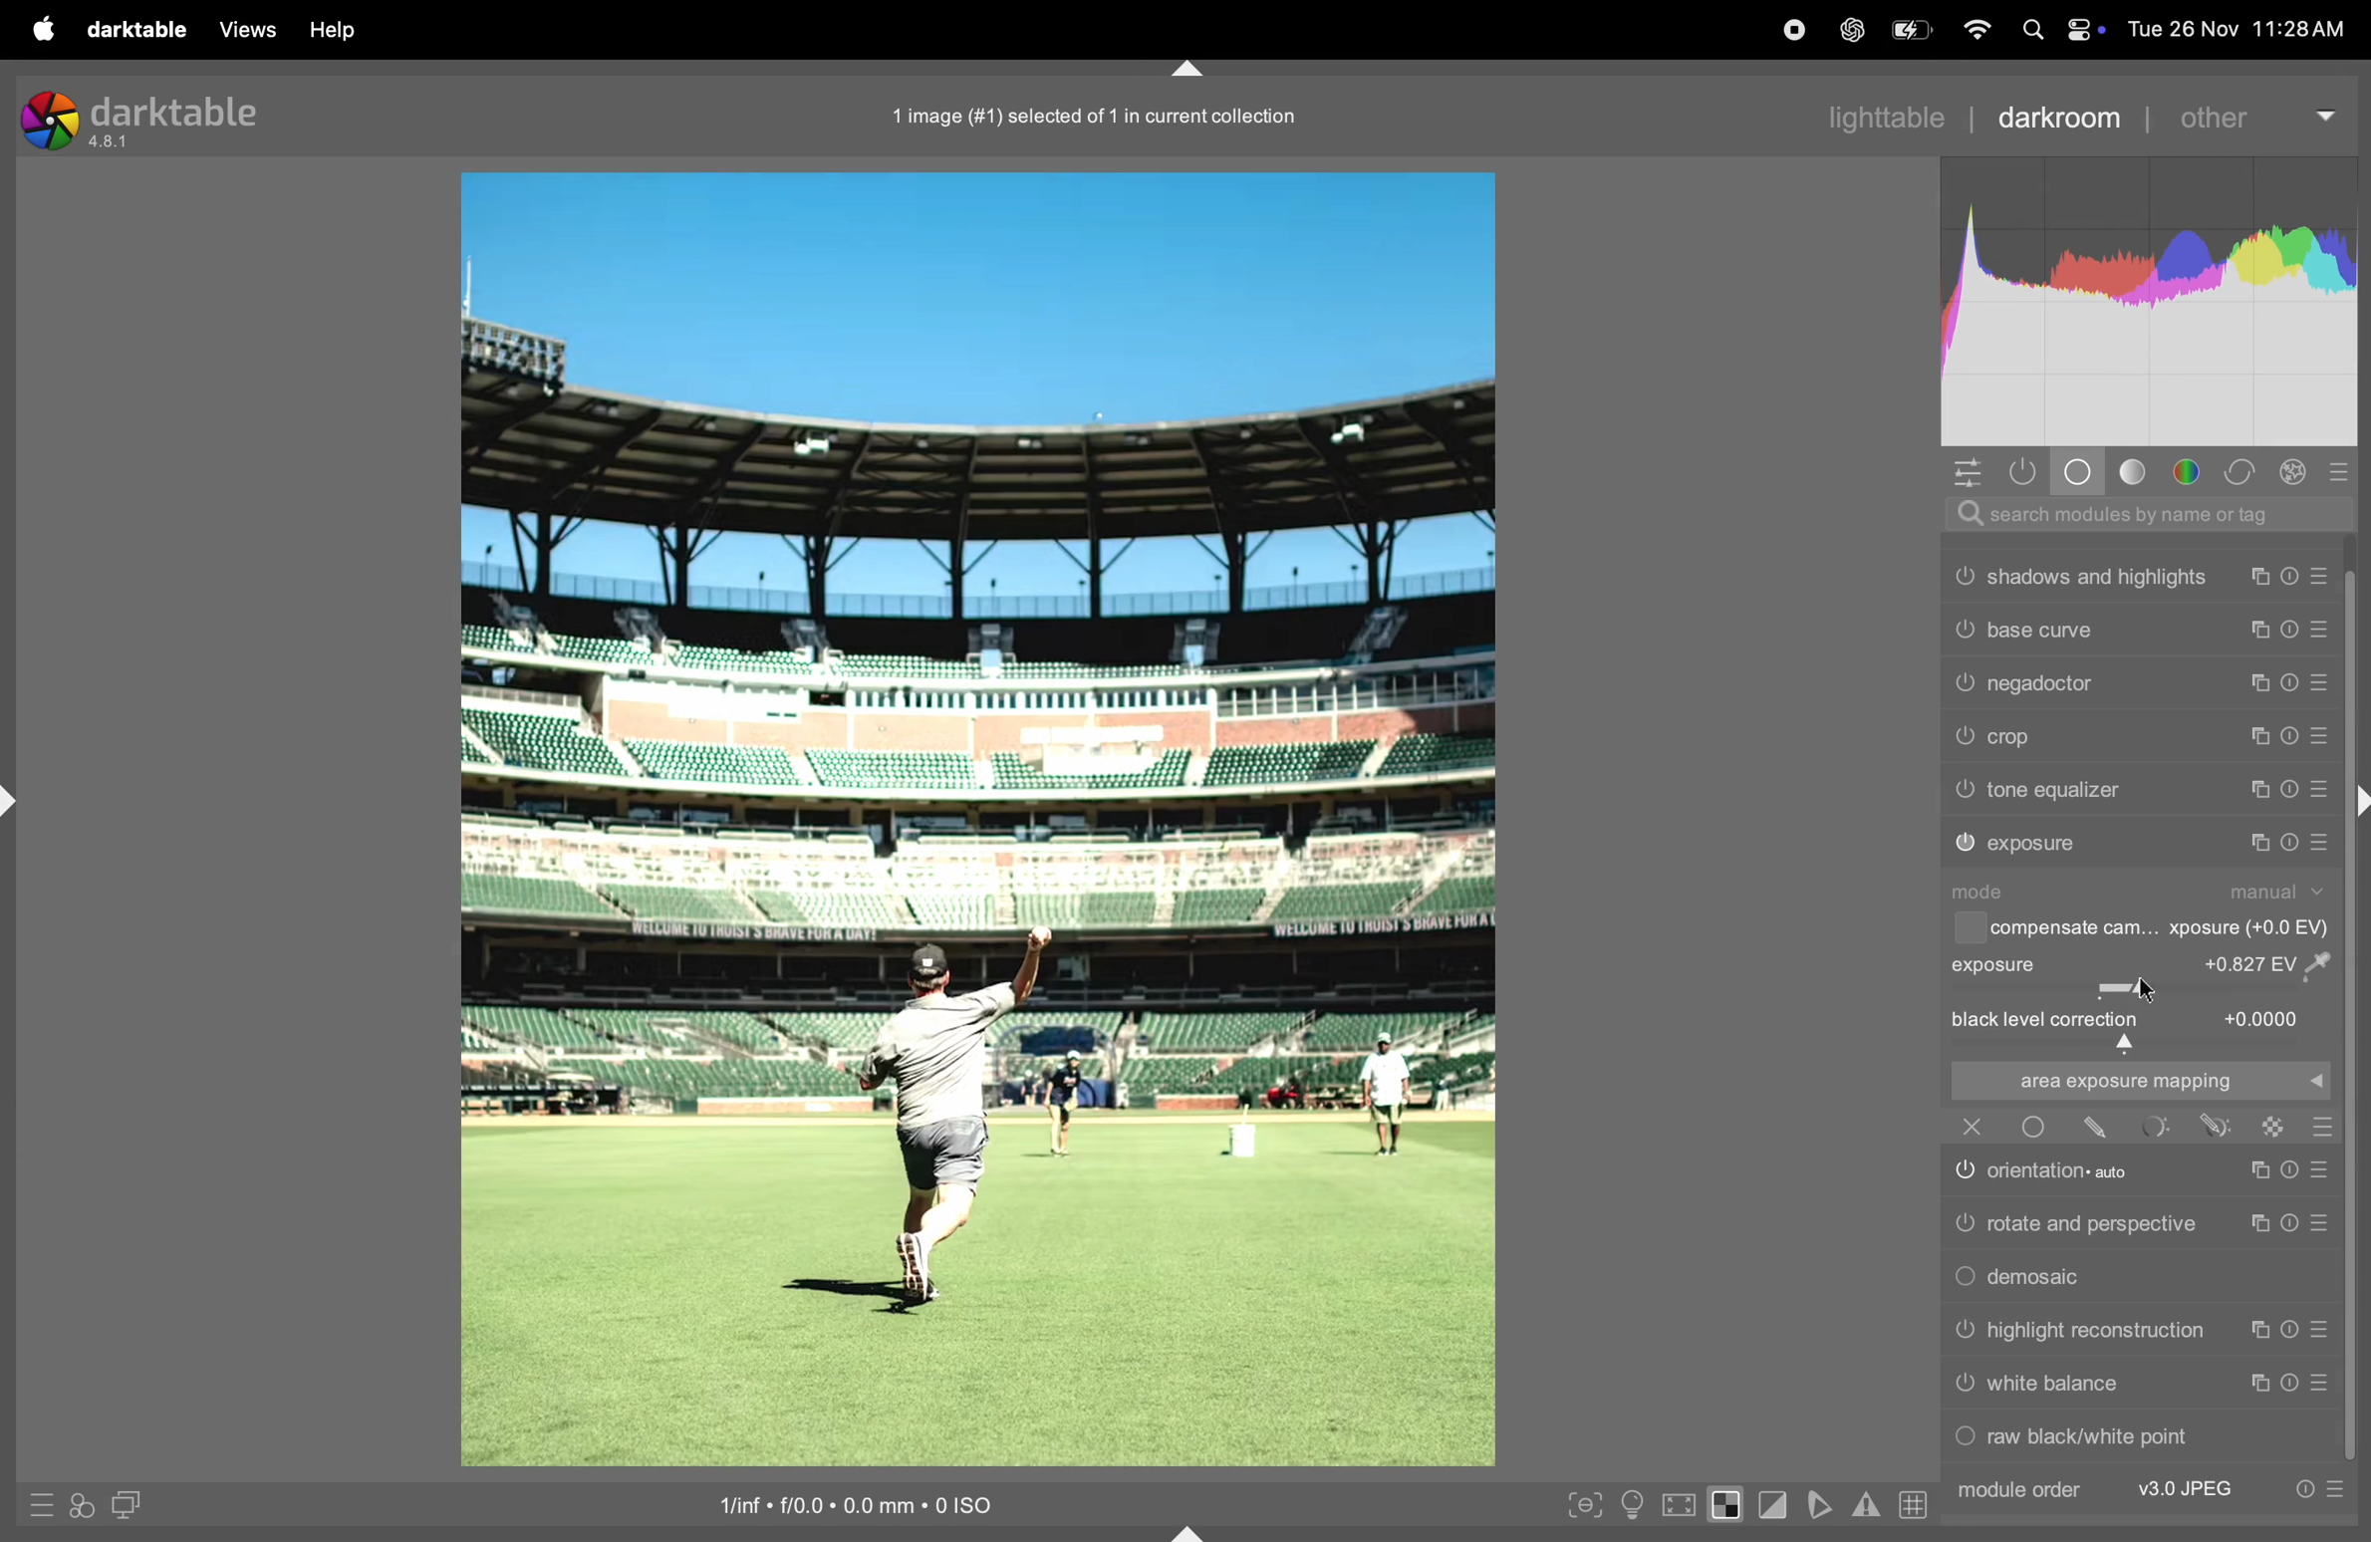 This screenshot has width=2371, height=1542. Describe the element at coordinates (2139, 514) in the screenshot. I see `searchbar` at that location.